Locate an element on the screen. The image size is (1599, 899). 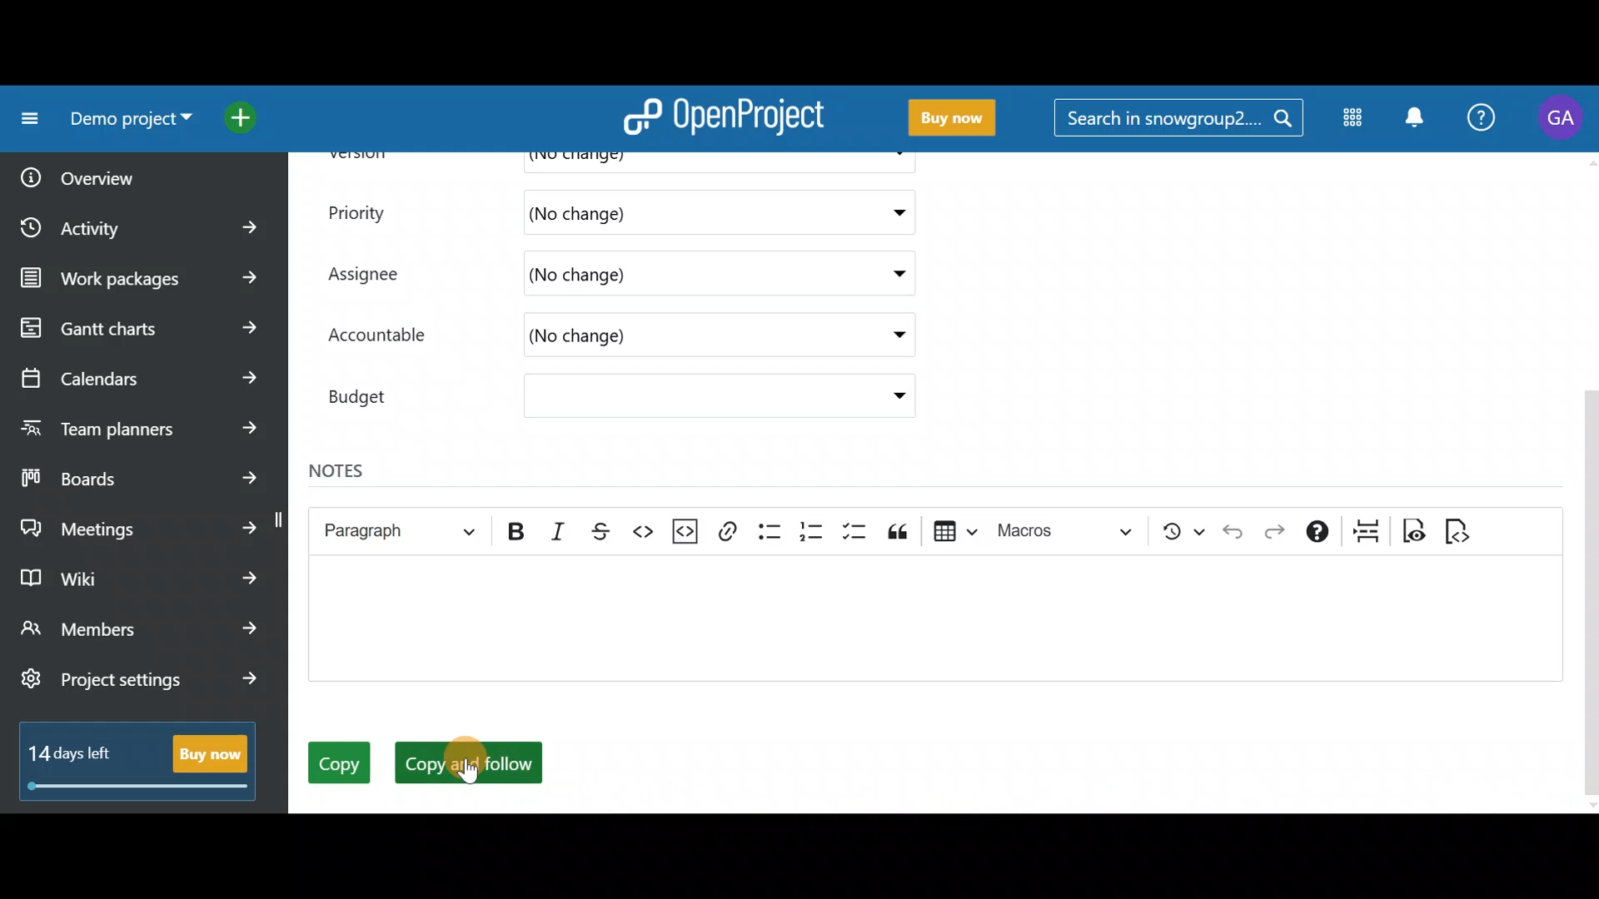
Scroll bar is located at coordinates (1589, 480).